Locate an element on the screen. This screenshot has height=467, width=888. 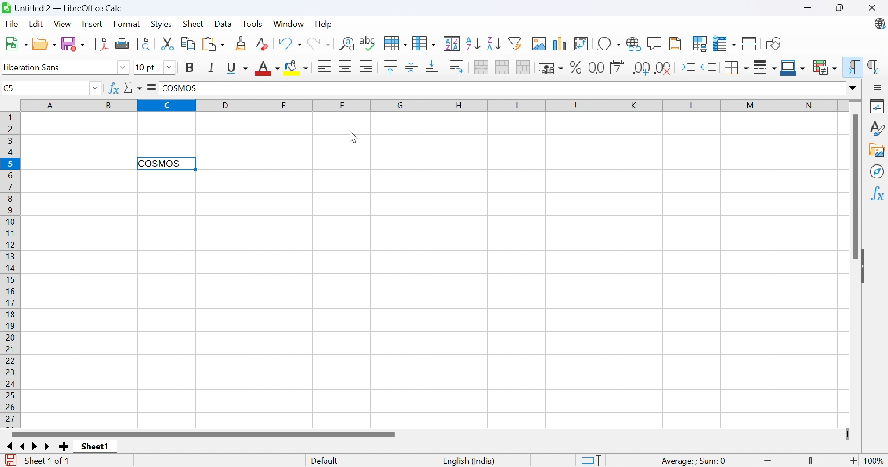
Align top is located at coordinates (392, 67).